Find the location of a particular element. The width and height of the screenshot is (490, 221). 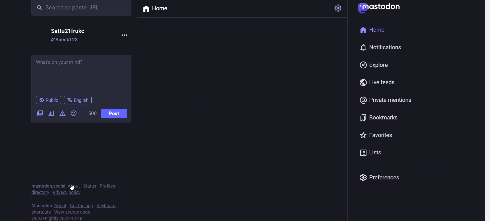

poll is located at coordinates (51, 112).